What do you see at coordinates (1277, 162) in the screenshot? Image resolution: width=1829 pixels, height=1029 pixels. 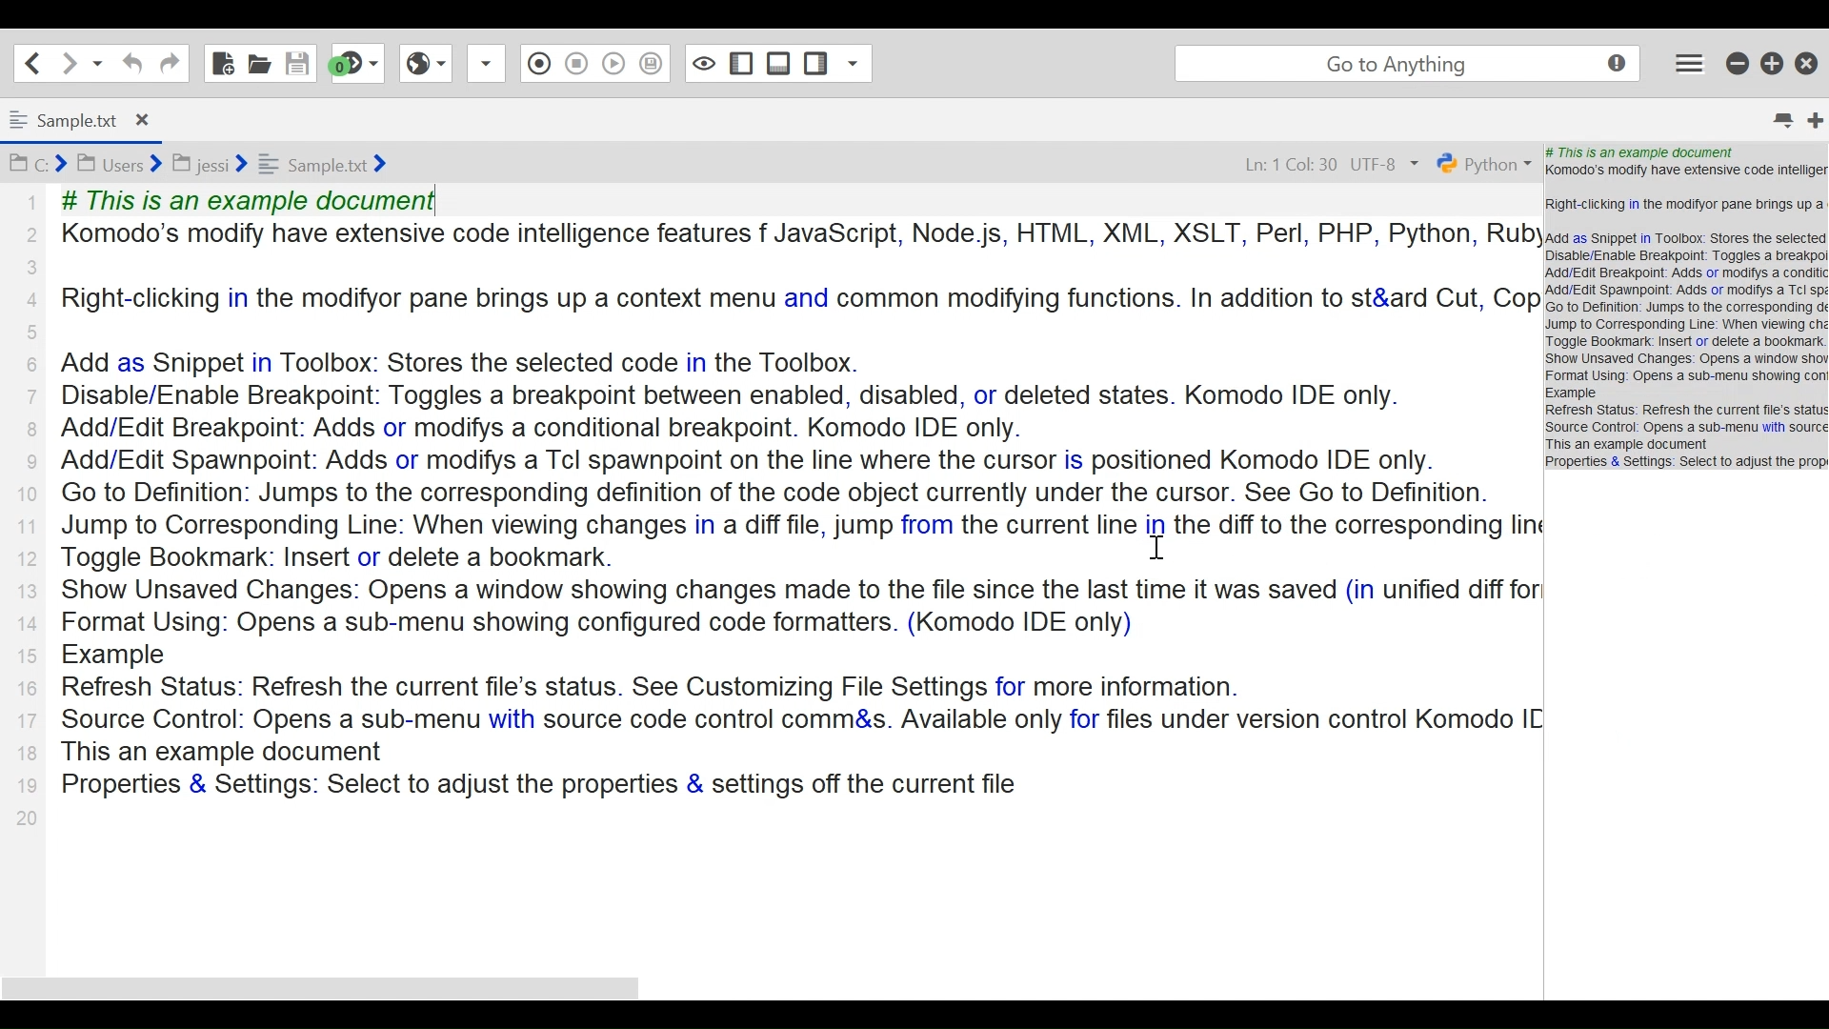 I see `Ln: 1 Col: 30` at bounding box center [1277, 162].